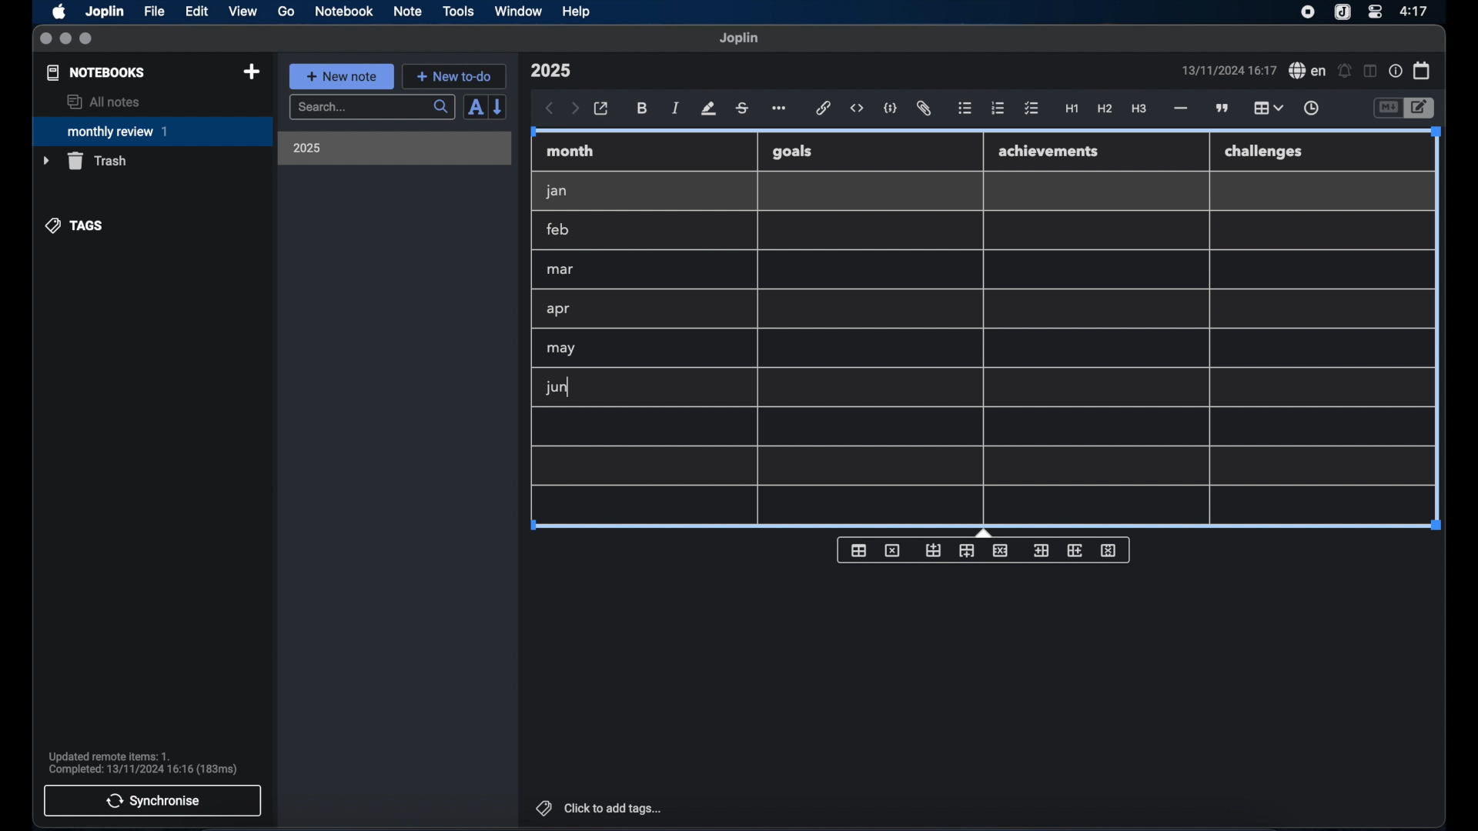  Describe the element at coordinates (1341, 13) in the screenshot. I see `joplin icon` at that location.